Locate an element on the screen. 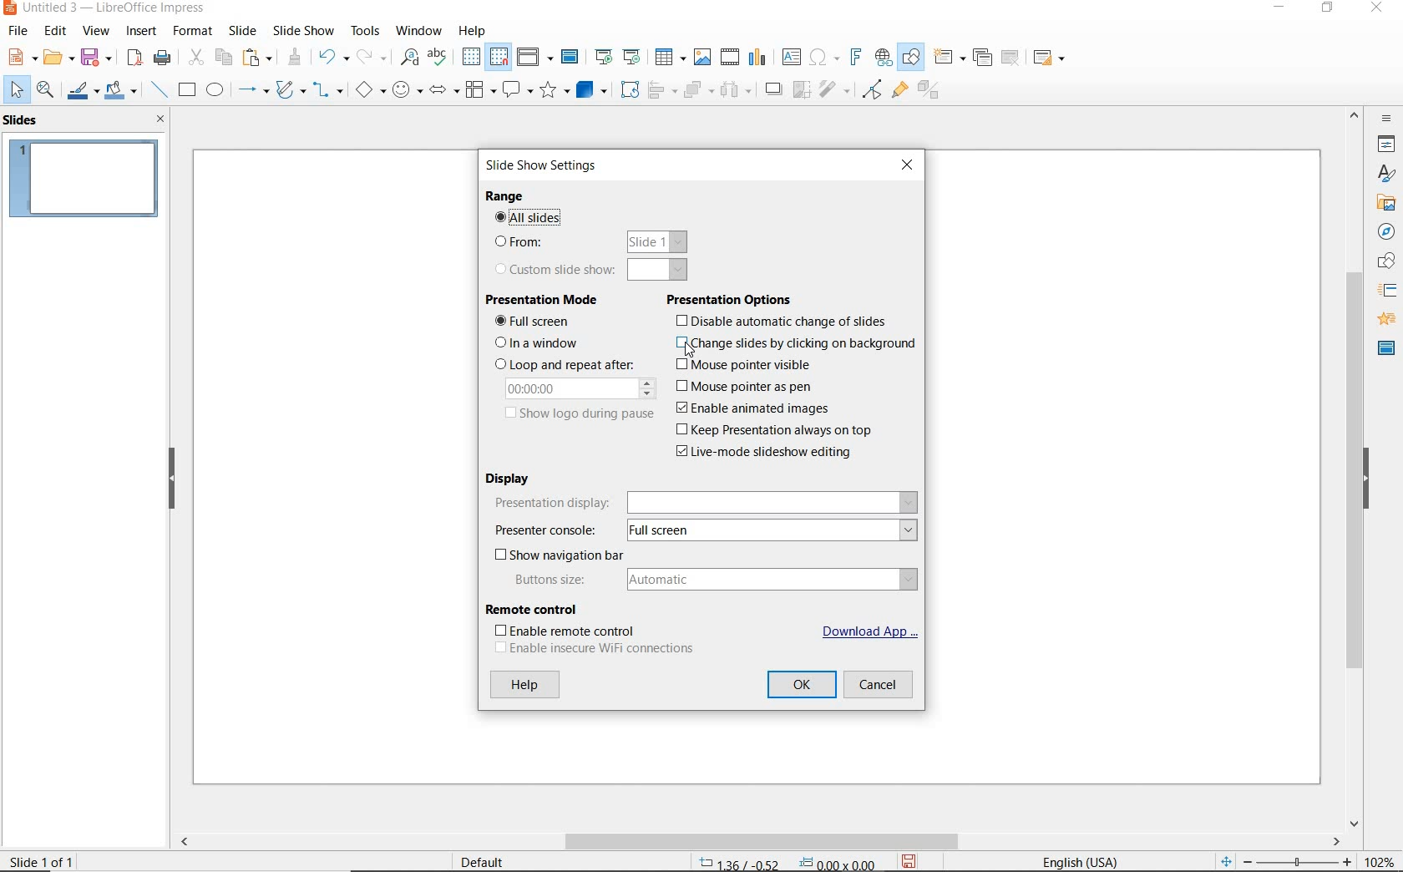  SLIDE is located at coordinates (246, 31).